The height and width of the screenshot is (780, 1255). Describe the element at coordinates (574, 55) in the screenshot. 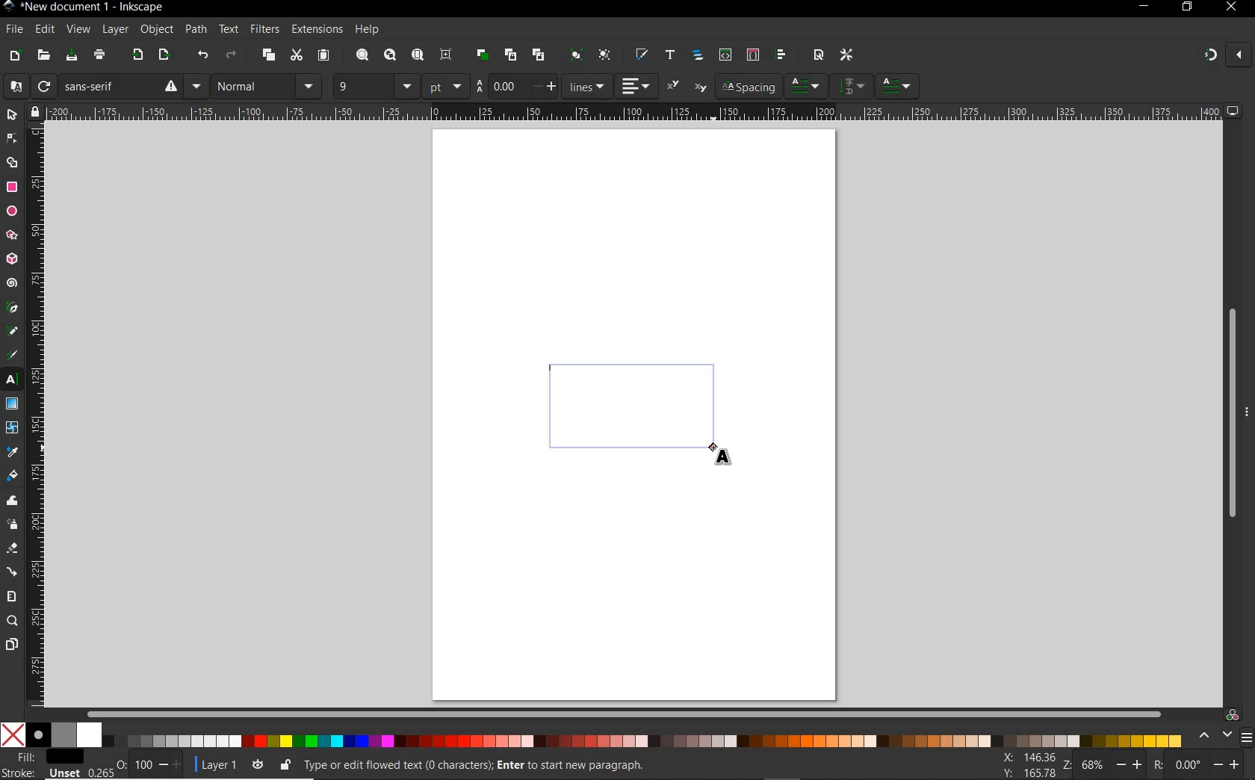

I see `group` at that location.